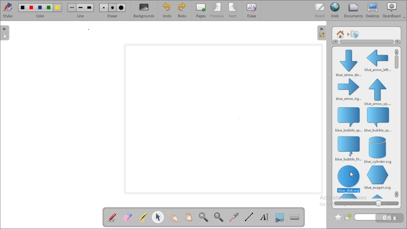 This screenshot has width=407, height=229. What do you see at coordinates (167, 10) in the screenshot?
I see `undo` at bounding box center [167, 10].